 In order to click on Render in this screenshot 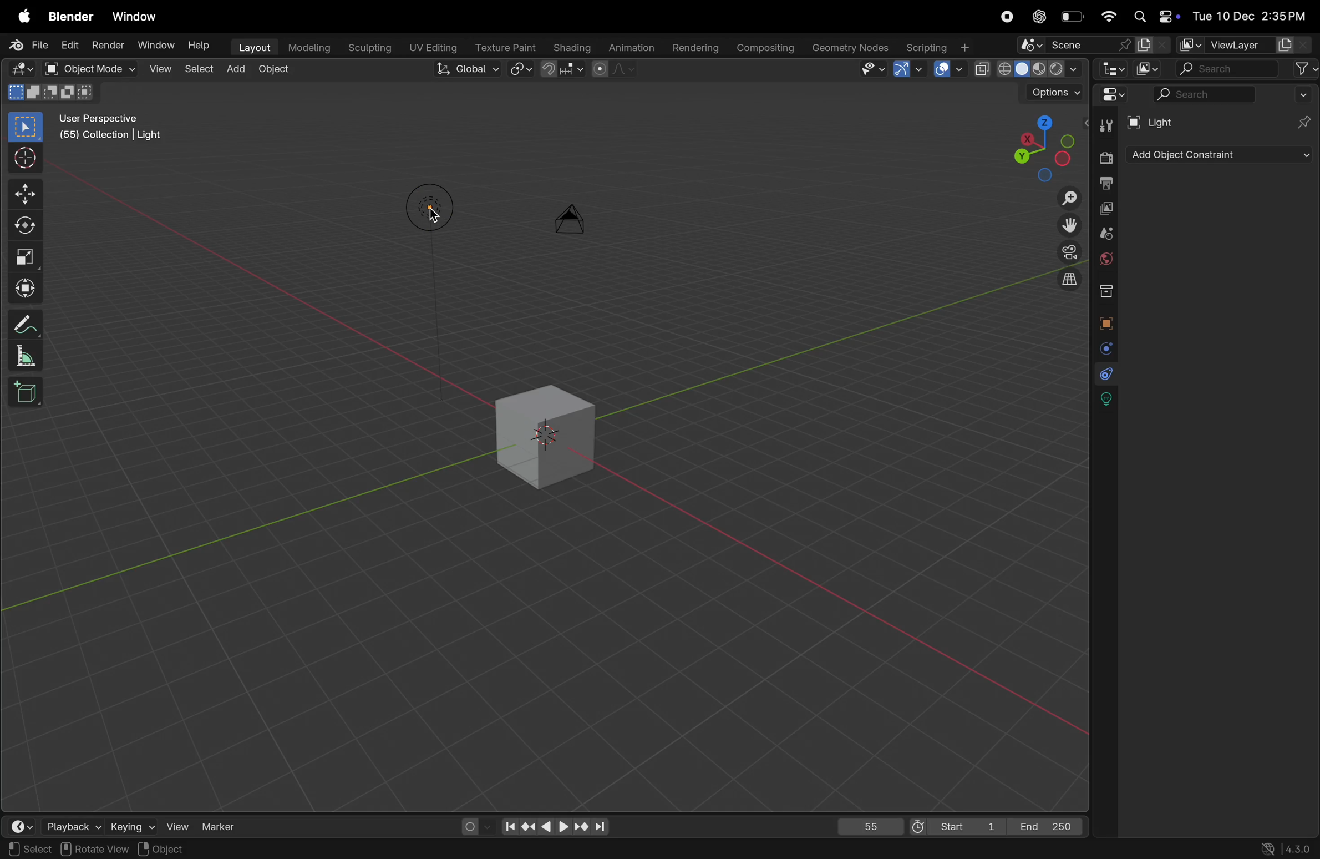, I will do `click(106, 45)`.